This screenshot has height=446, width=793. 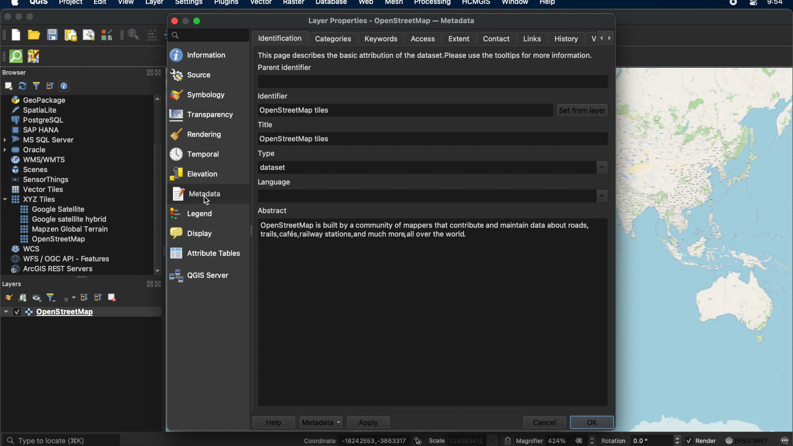 What do you see at coordinates (786, 439) in the screenshot?
I see `messages` at bounding box center [786, 439].